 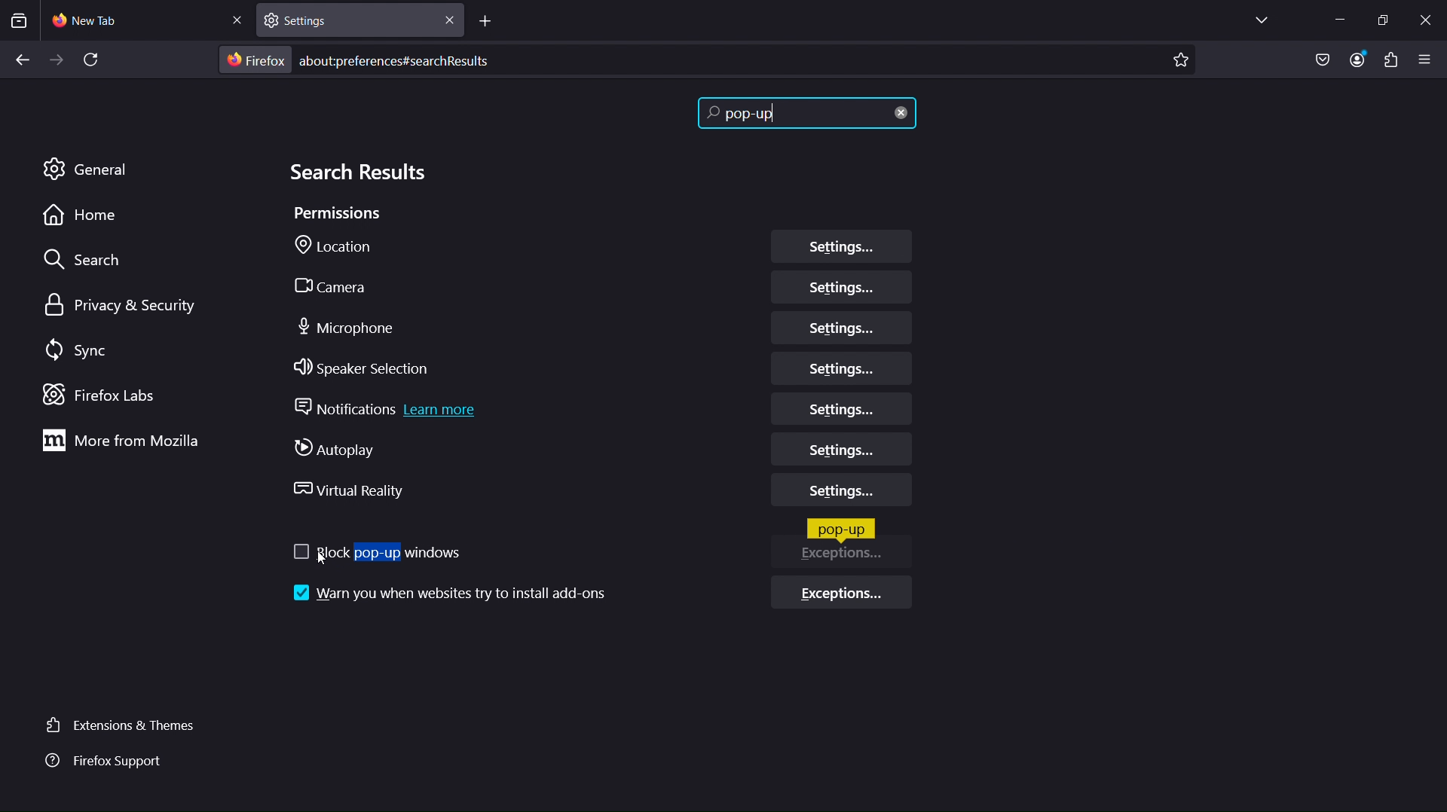 What do you see at coordinates (339, 216) in the screenshot?
I see `Permissions` at bounding box center [339, 216].